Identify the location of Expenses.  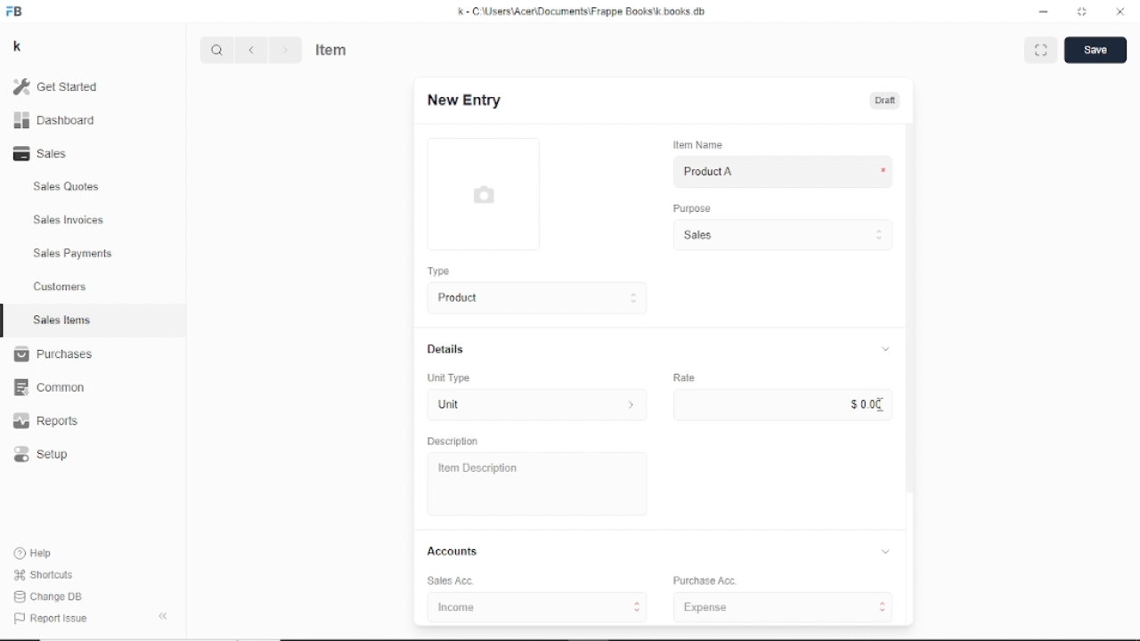
(787, 607).